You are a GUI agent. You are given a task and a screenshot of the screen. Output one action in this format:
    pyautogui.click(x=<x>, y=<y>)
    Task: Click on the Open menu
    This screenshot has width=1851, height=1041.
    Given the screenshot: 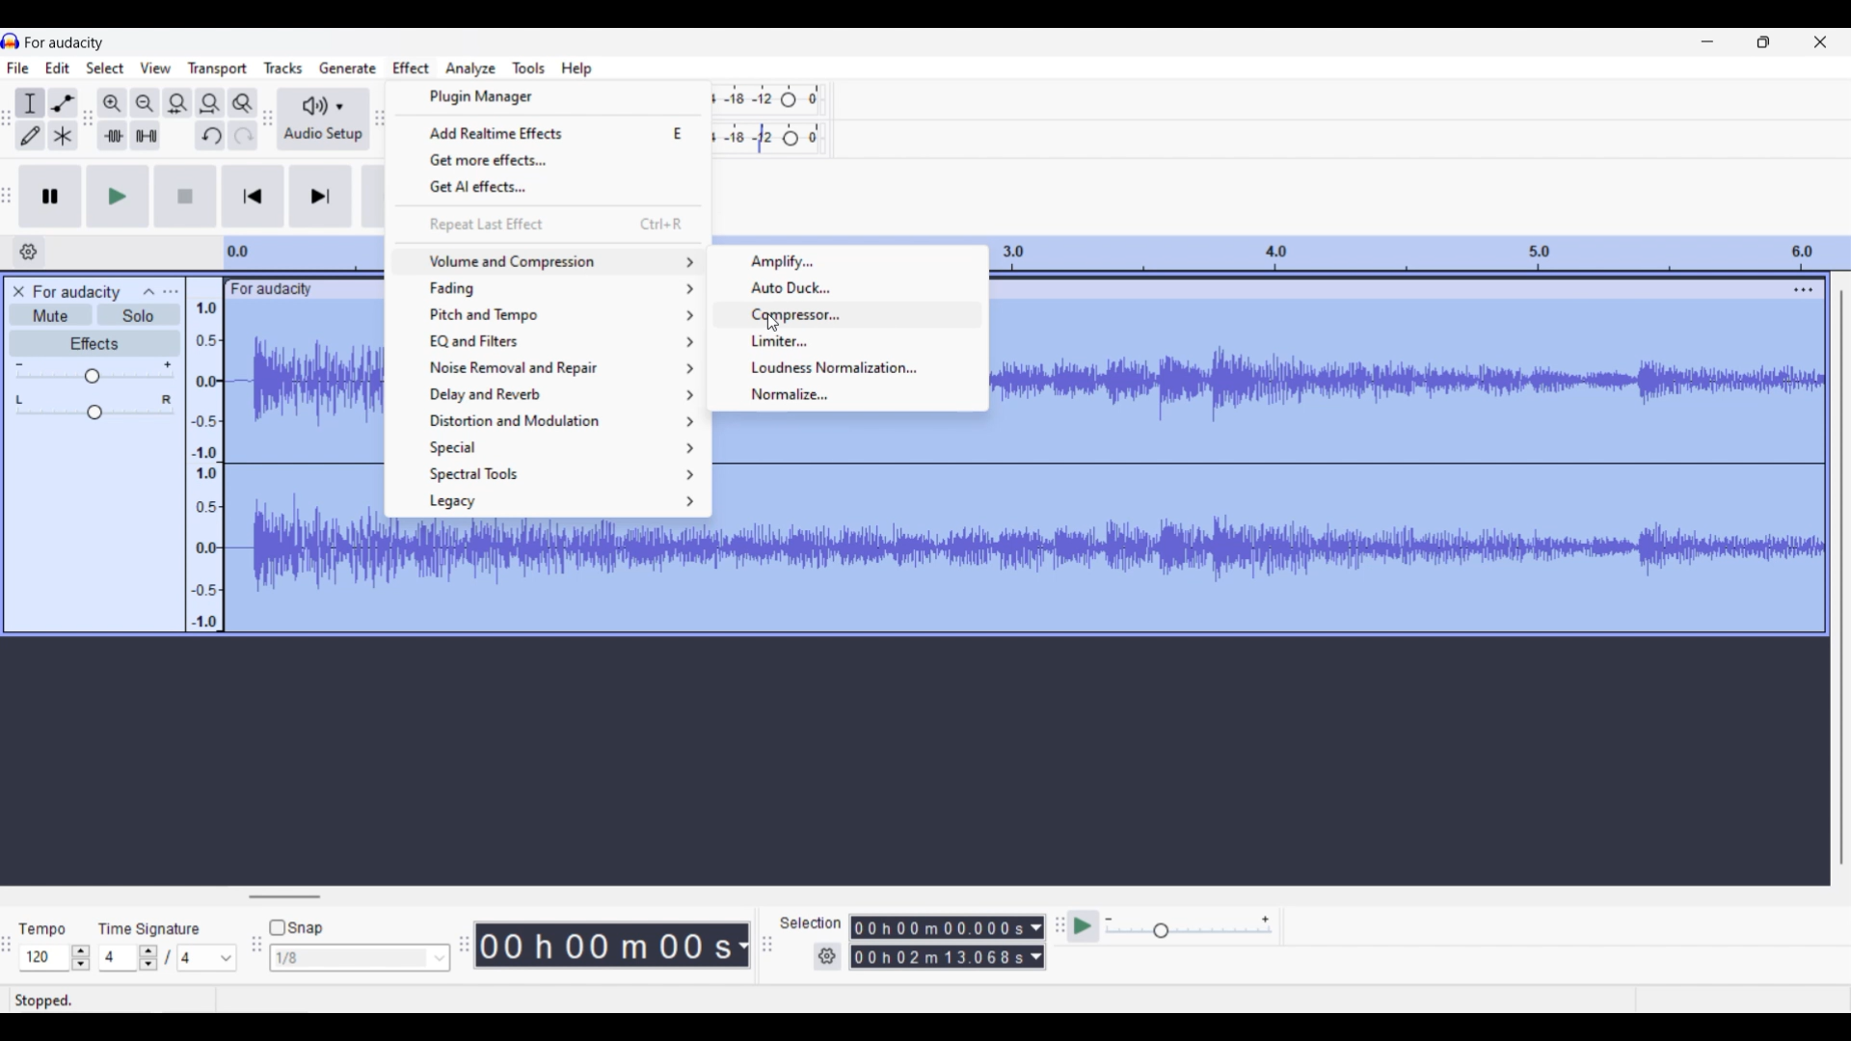 What is the action you would take?
    pyautogui.click(x=171, y=292)
    